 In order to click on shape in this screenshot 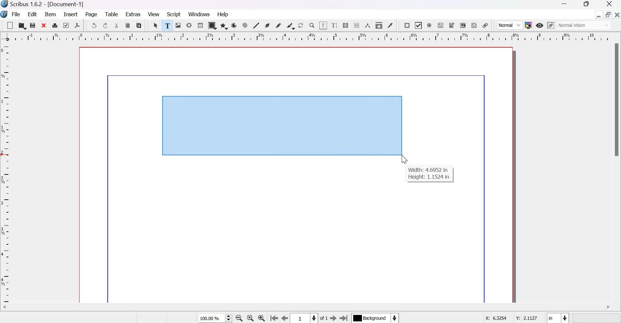, I will do `click(212, 25)`.